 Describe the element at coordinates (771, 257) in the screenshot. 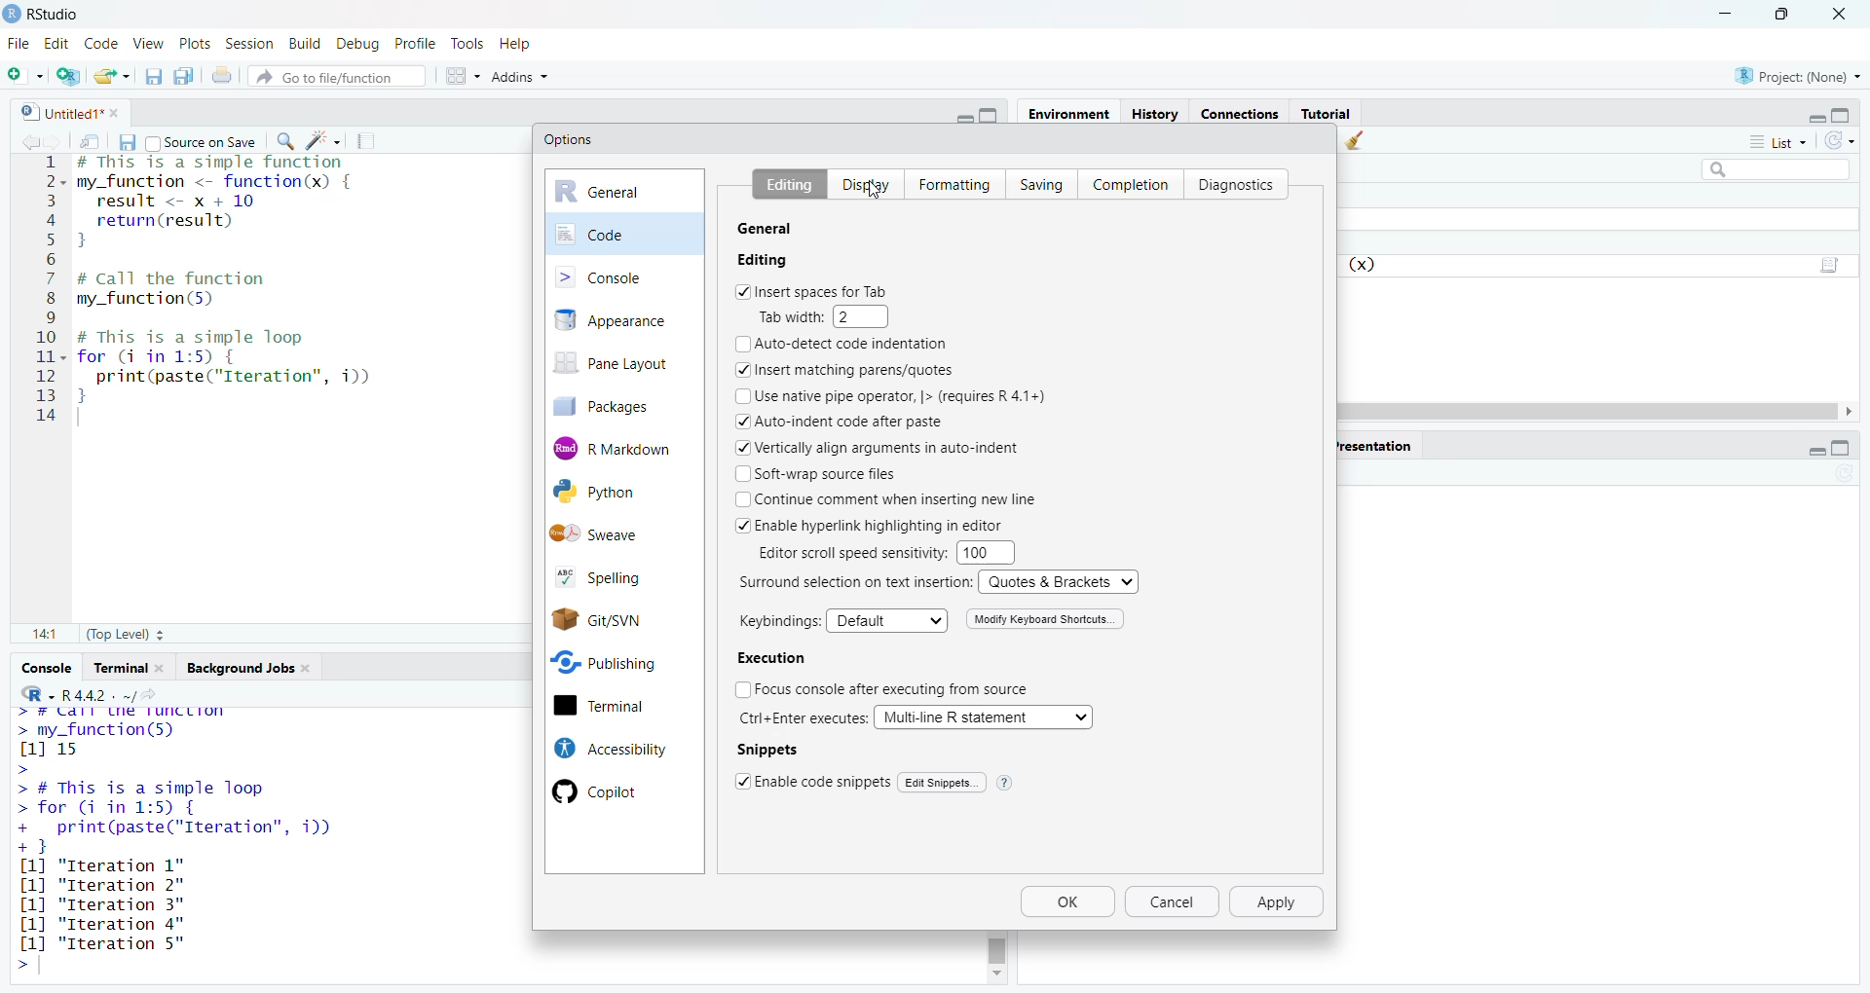

I see `R version:` at that location.